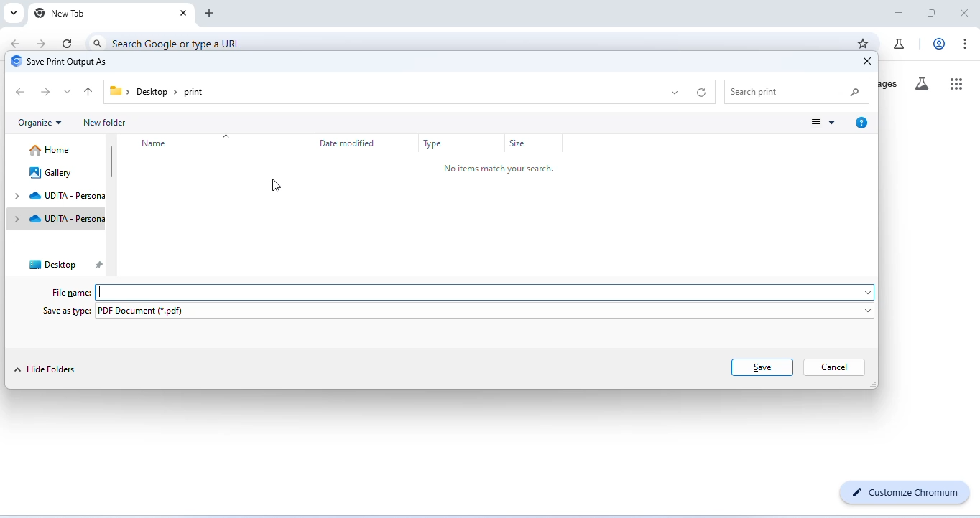 The width and height of the screenshot is (980, 518). I want to click on space for typing file name, so click(492, 293).